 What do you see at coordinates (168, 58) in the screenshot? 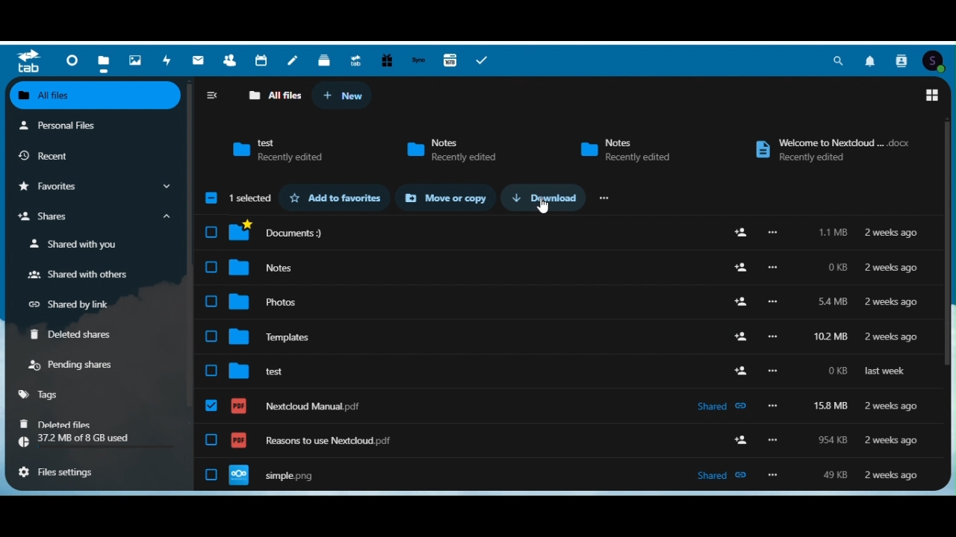
I see `Activity` at bounding box center [168, 58].